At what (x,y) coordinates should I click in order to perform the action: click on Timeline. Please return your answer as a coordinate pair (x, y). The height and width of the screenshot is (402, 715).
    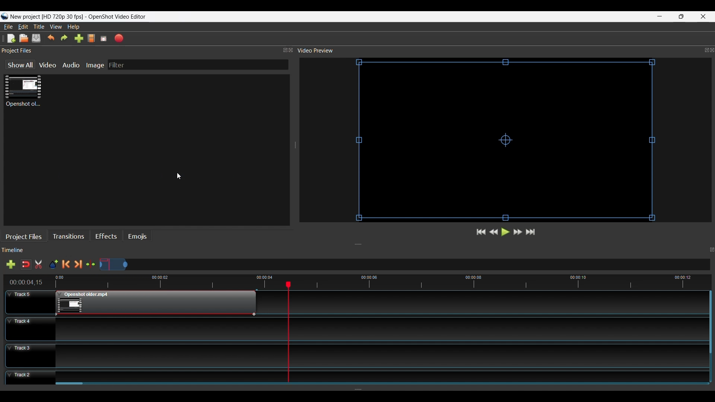
    Looking at the image, I should click on (360, 281).